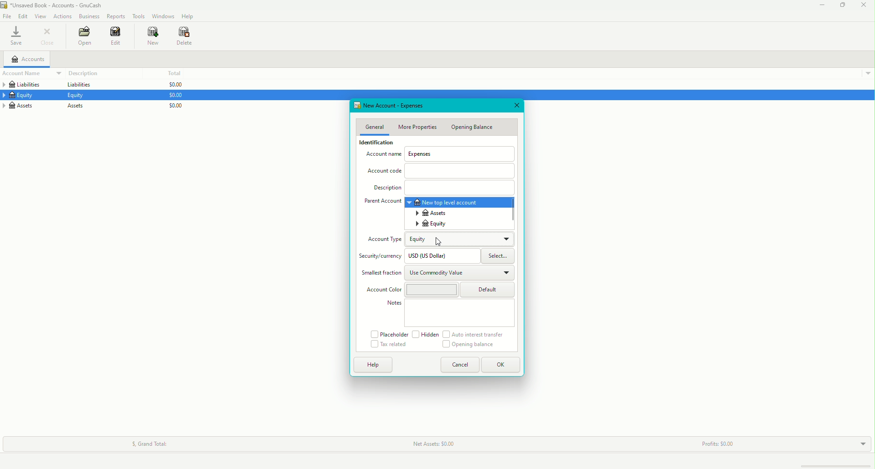  I want to click on Open, so click(82, 36).